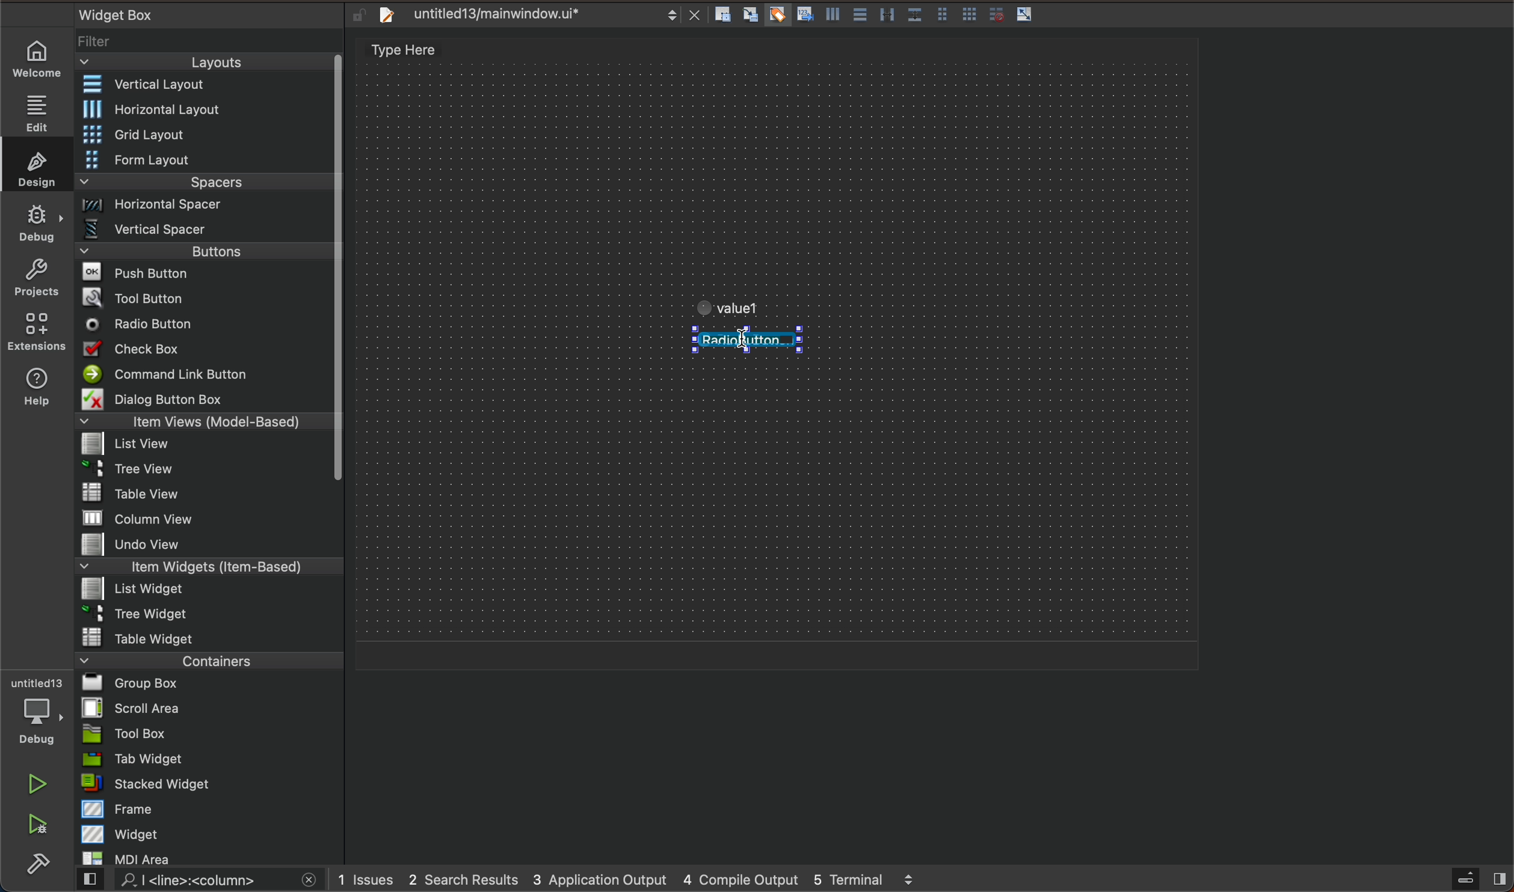 Image resolution: width=1514 pixels, height=892 pixels. I want to click on design, so click(33, 165).